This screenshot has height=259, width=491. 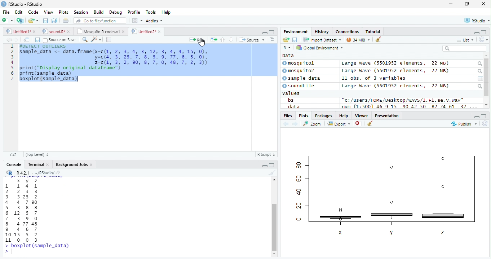 I want to click on Profile, so click(x=134, y=12).